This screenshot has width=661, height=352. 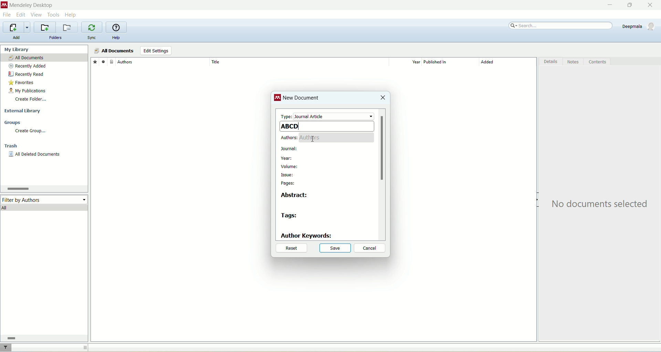 I want to click on favorites, so click(x=95, y=61).